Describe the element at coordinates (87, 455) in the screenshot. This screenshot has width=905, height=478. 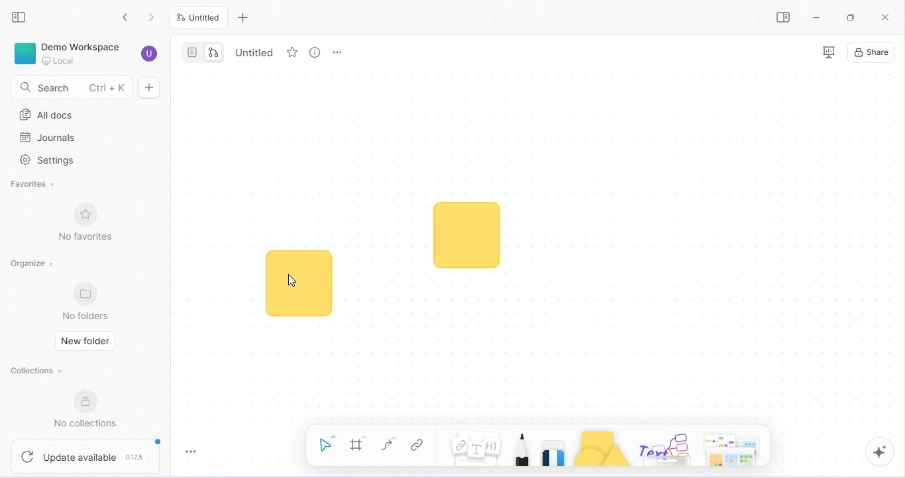
I see `update available` at that location.